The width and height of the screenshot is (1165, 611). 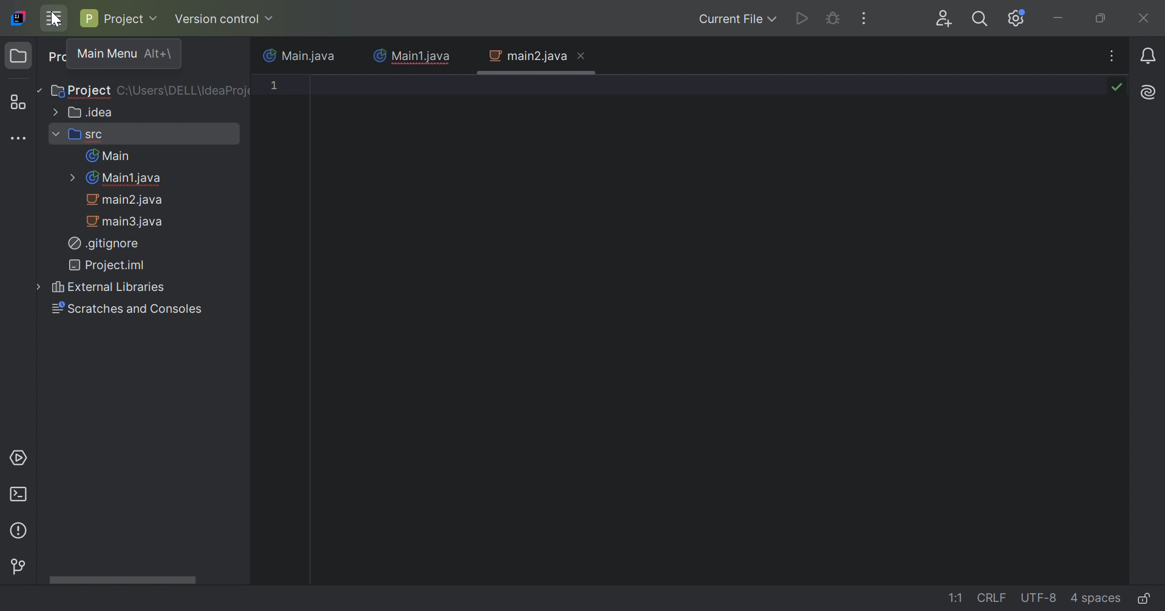 What do you see at coordinates (1145, 18) in the screenshot?
I see `Close` at bounding box center [1145, 18].